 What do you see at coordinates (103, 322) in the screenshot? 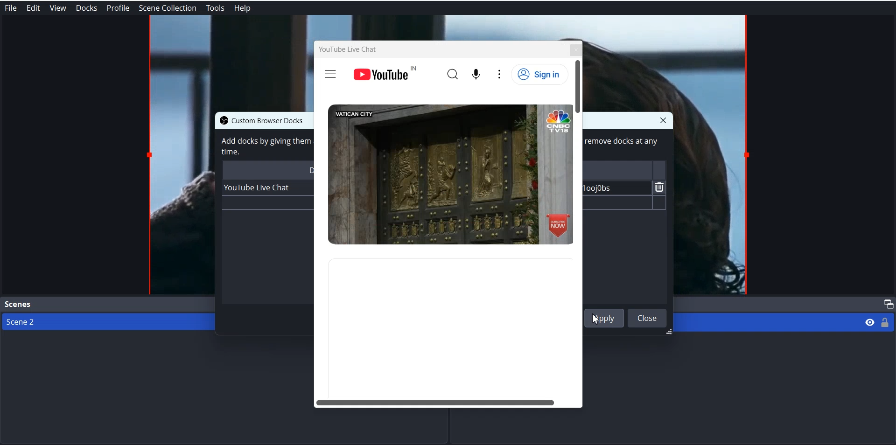
I see `Scene 2` at bounding box center [103, 322].